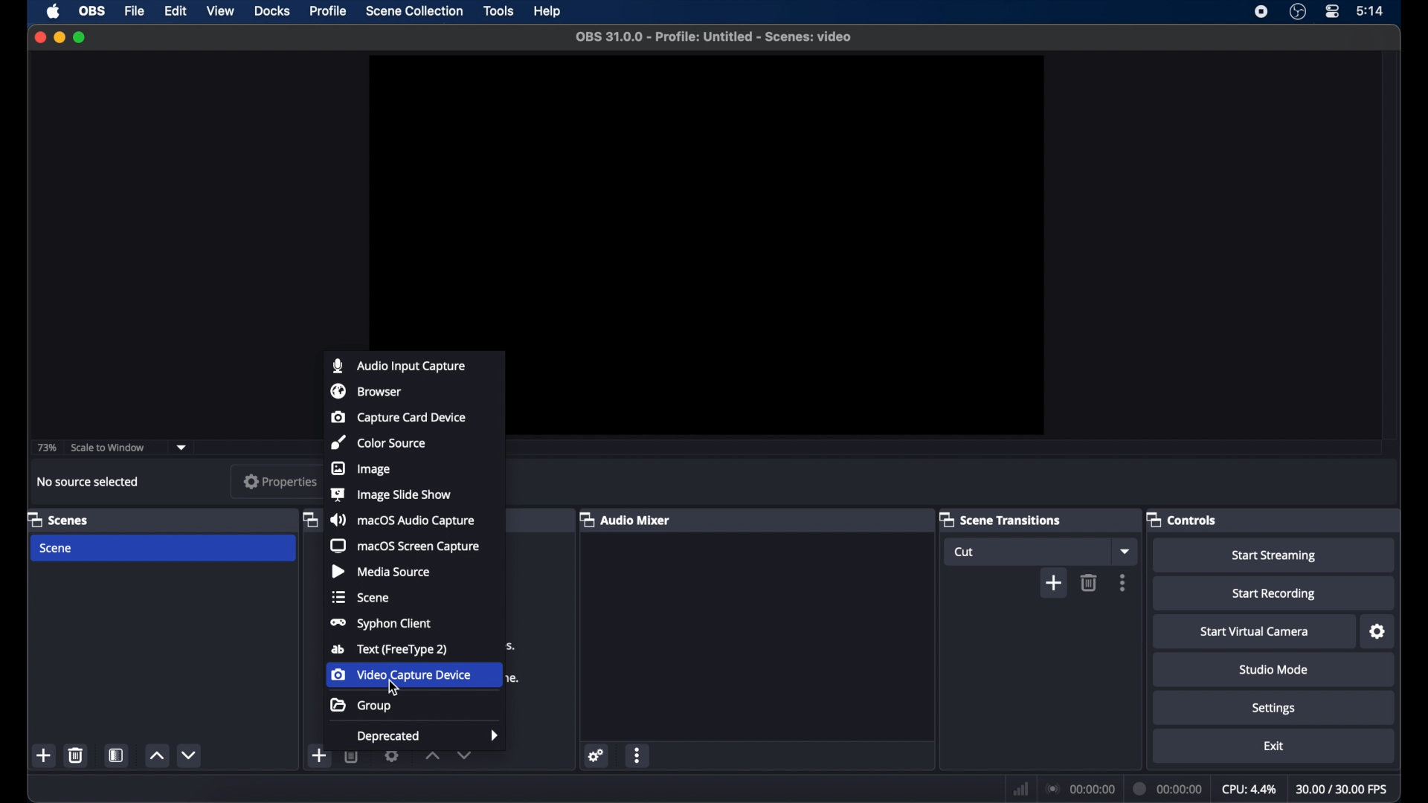 This screenshot has width=1428, height=803. I want to click on moreoptions, so click(1123, 582).